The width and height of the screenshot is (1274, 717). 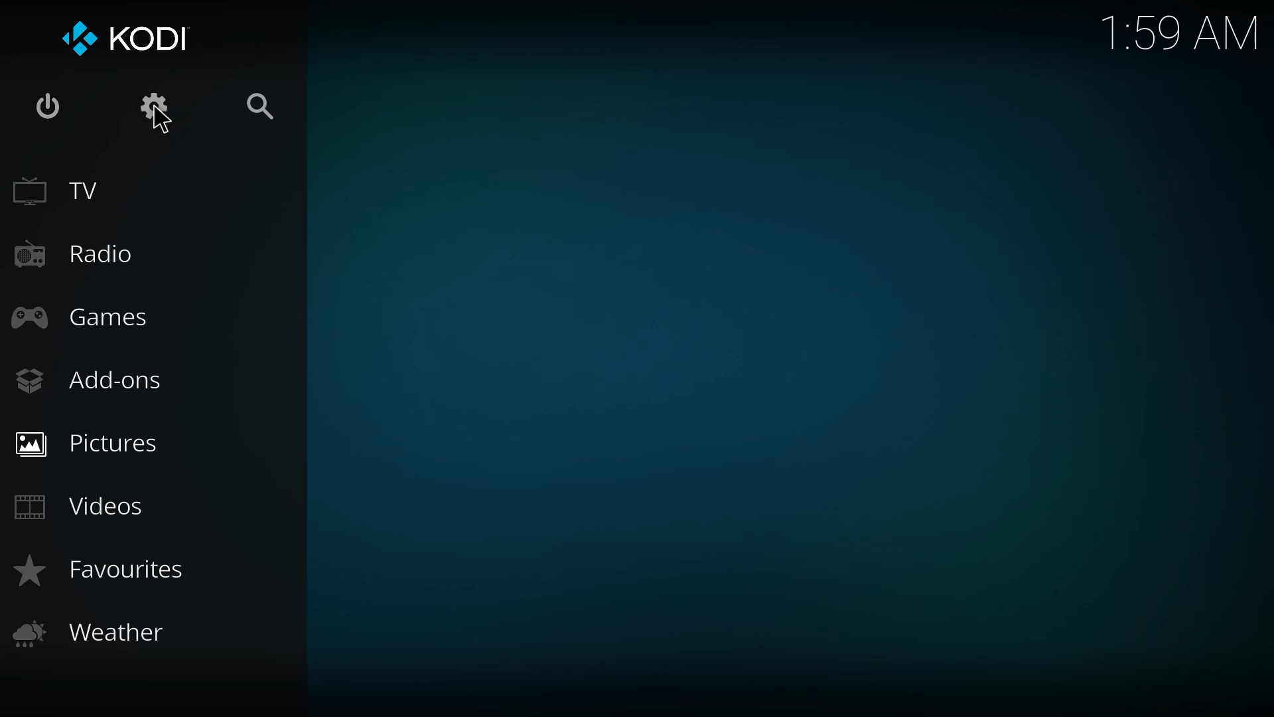 I want to click on cursor, so click(x=161, y=121).